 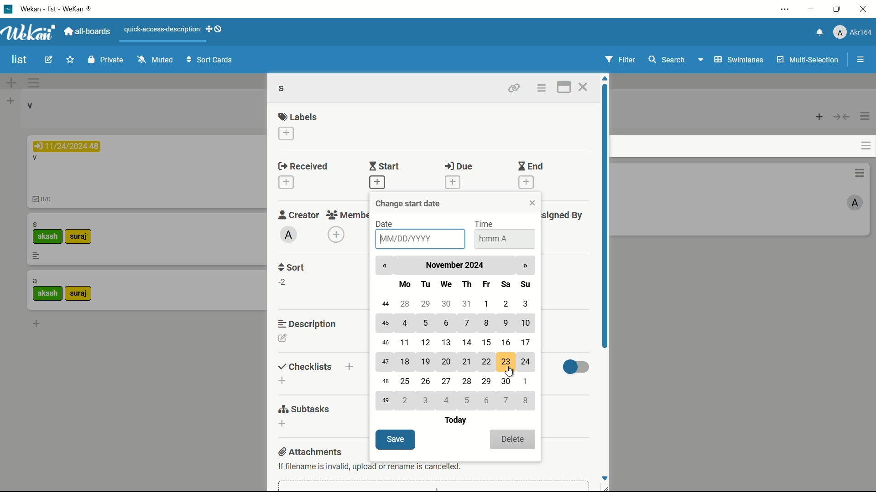 I want to click on card name, so click(x=283, y=89).